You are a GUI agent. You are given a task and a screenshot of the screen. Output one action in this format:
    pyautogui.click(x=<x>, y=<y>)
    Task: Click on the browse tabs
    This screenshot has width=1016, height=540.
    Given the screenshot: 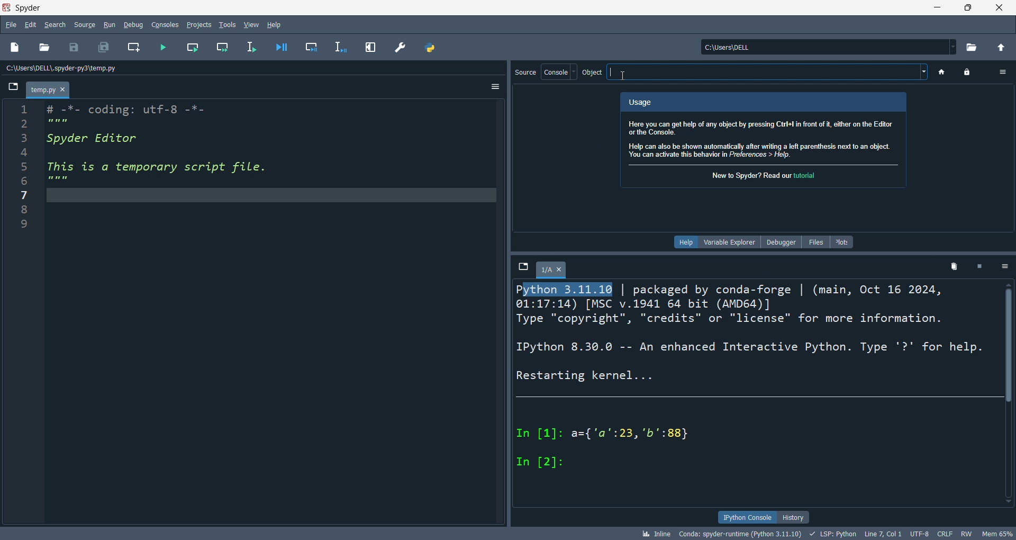 What is the action you would take?
    pyautogui.click(x=13, y=87)
    